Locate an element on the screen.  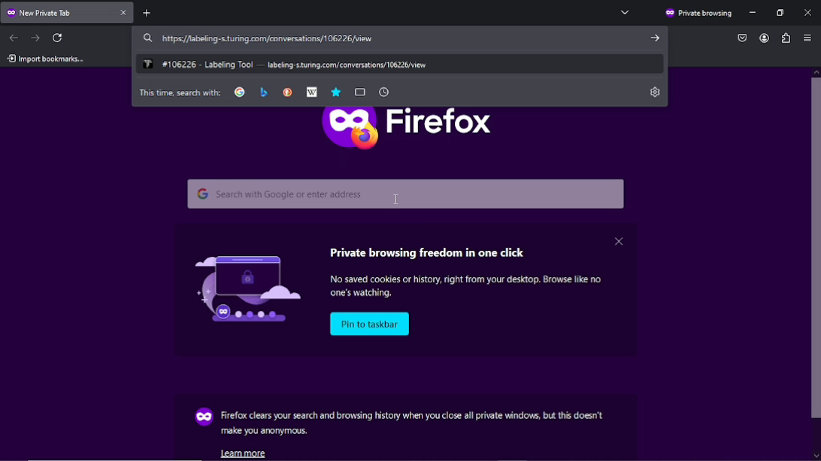
wikipedia is located at coordinates (311, 92).